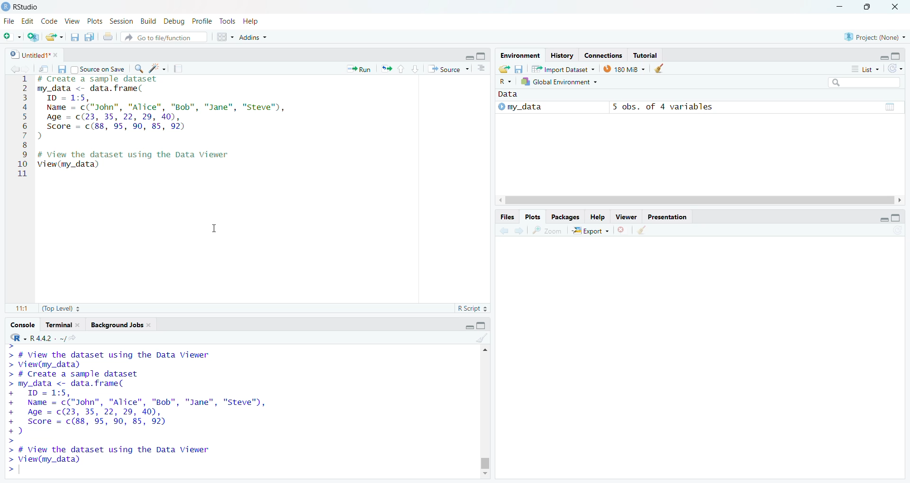  What do you see at coordinates (838, 7) in the screenshot?
I see `Minimize` at bounding box center [838, 7].